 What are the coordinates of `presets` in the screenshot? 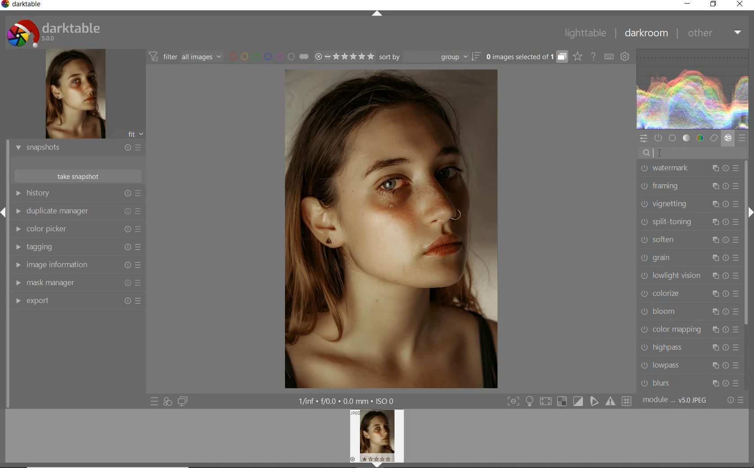 It's located at (742, 138).